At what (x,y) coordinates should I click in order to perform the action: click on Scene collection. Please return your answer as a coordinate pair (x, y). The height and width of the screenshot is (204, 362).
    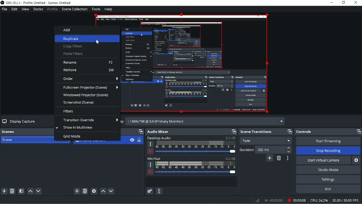
    Looking at the image, I should click on (75, 9).